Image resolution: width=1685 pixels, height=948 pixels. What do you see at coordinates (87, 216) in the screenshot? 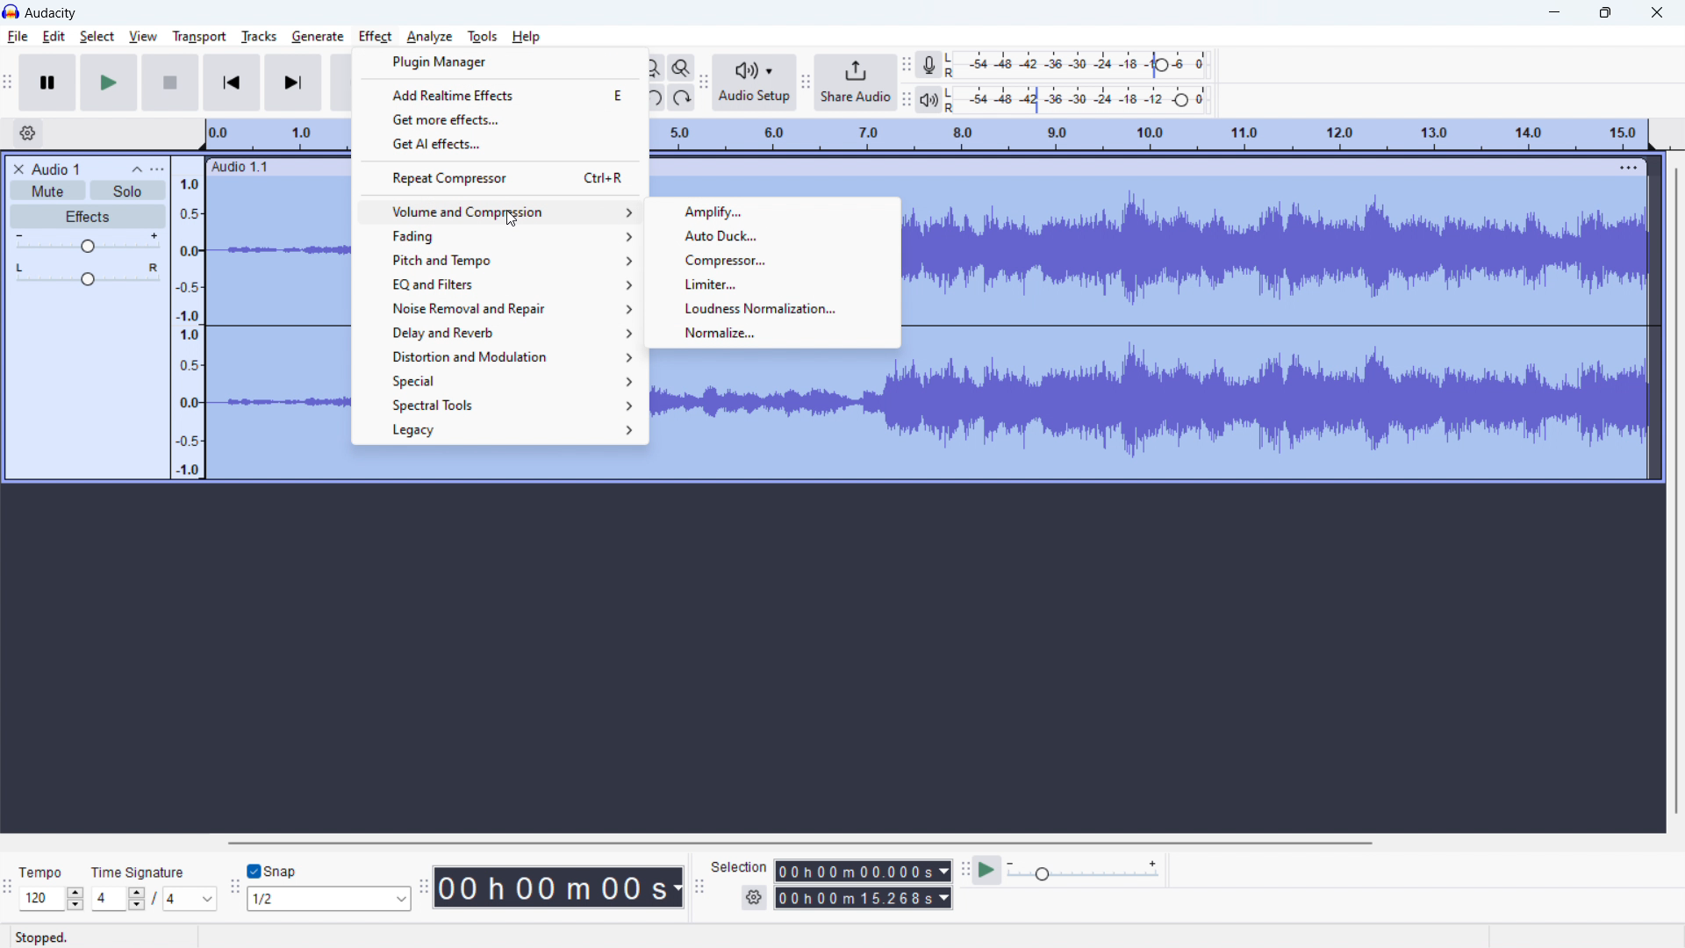
I see `effects` at bounding box center [87, 216].